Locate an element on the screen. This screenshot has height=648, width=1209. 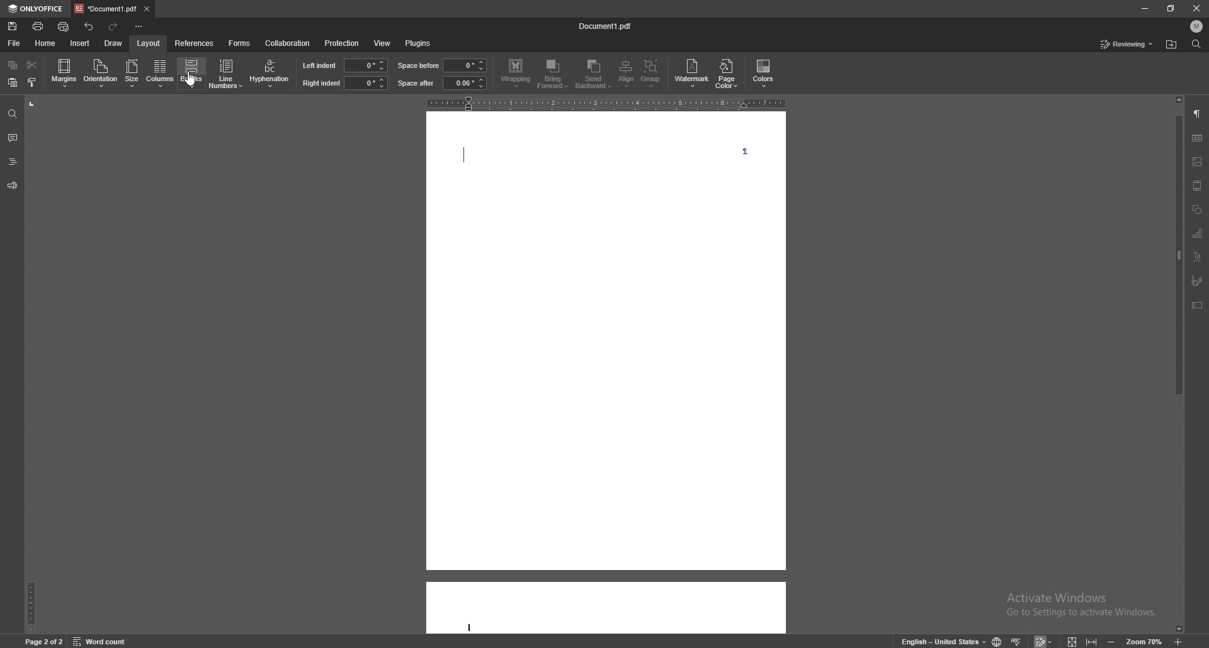
left indent is located at coordinates (319, 65).